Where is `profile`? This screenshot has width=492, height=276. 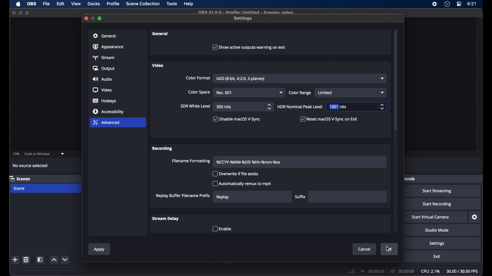
profile is located at coordinates (114, 4).